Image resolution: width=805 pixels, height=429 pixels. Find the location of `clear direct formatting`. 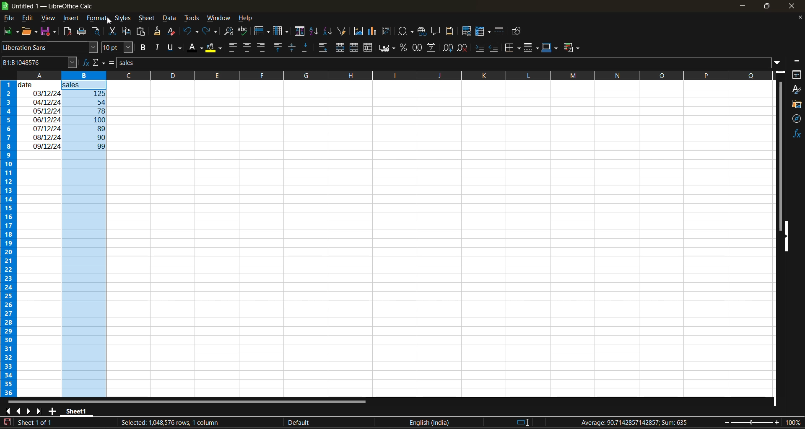

clear direct formatting is located at coordinates (173, 32).